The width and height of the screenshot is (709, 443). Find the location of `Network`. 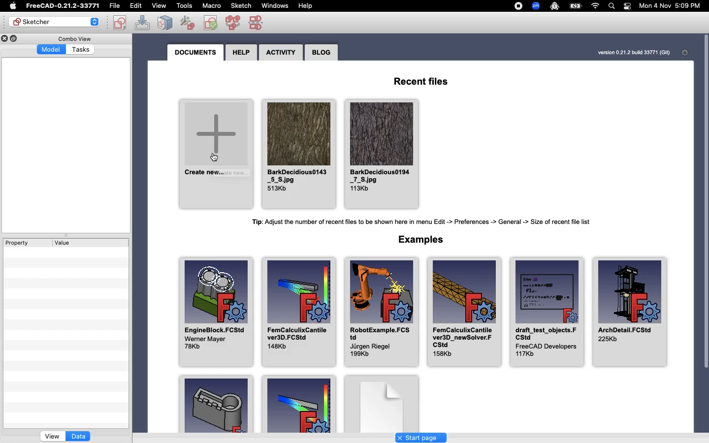

Network is located at coordinates (594, 6).